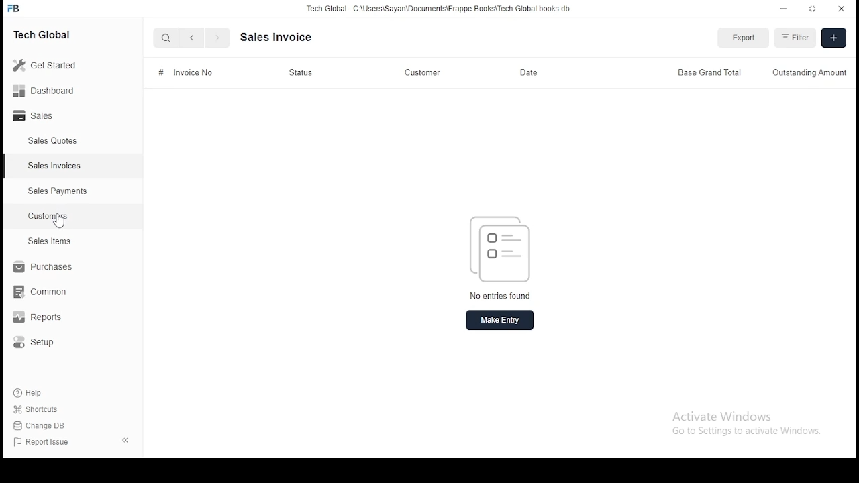  I want to click on #, so click(161, 72).